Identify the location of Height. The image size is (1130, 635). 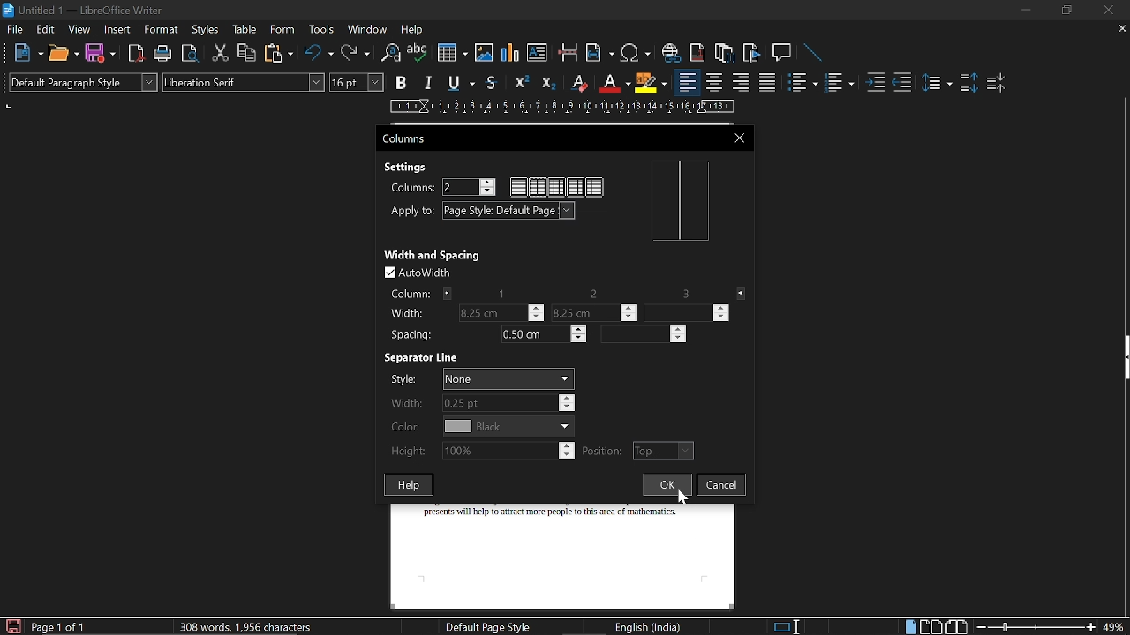
(482, 451).